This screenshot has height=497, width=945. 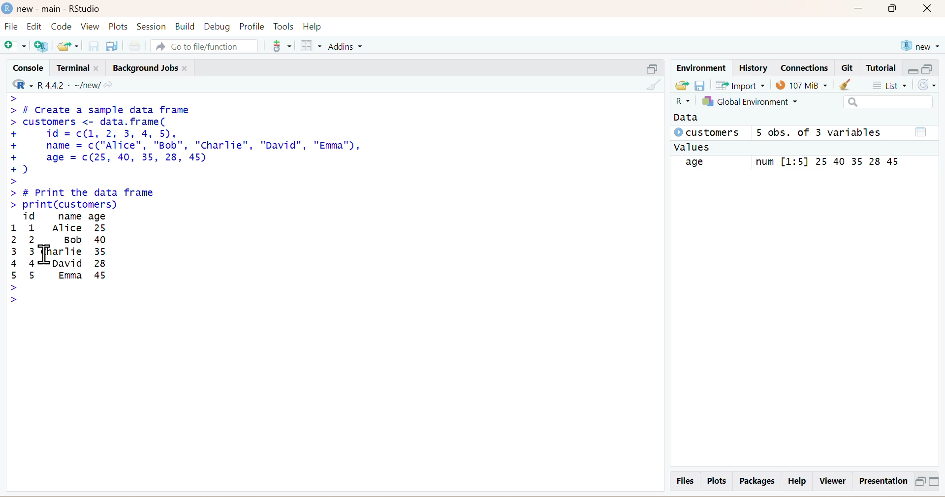 I want to click on Background Jobs, so click(x=152, y=66).